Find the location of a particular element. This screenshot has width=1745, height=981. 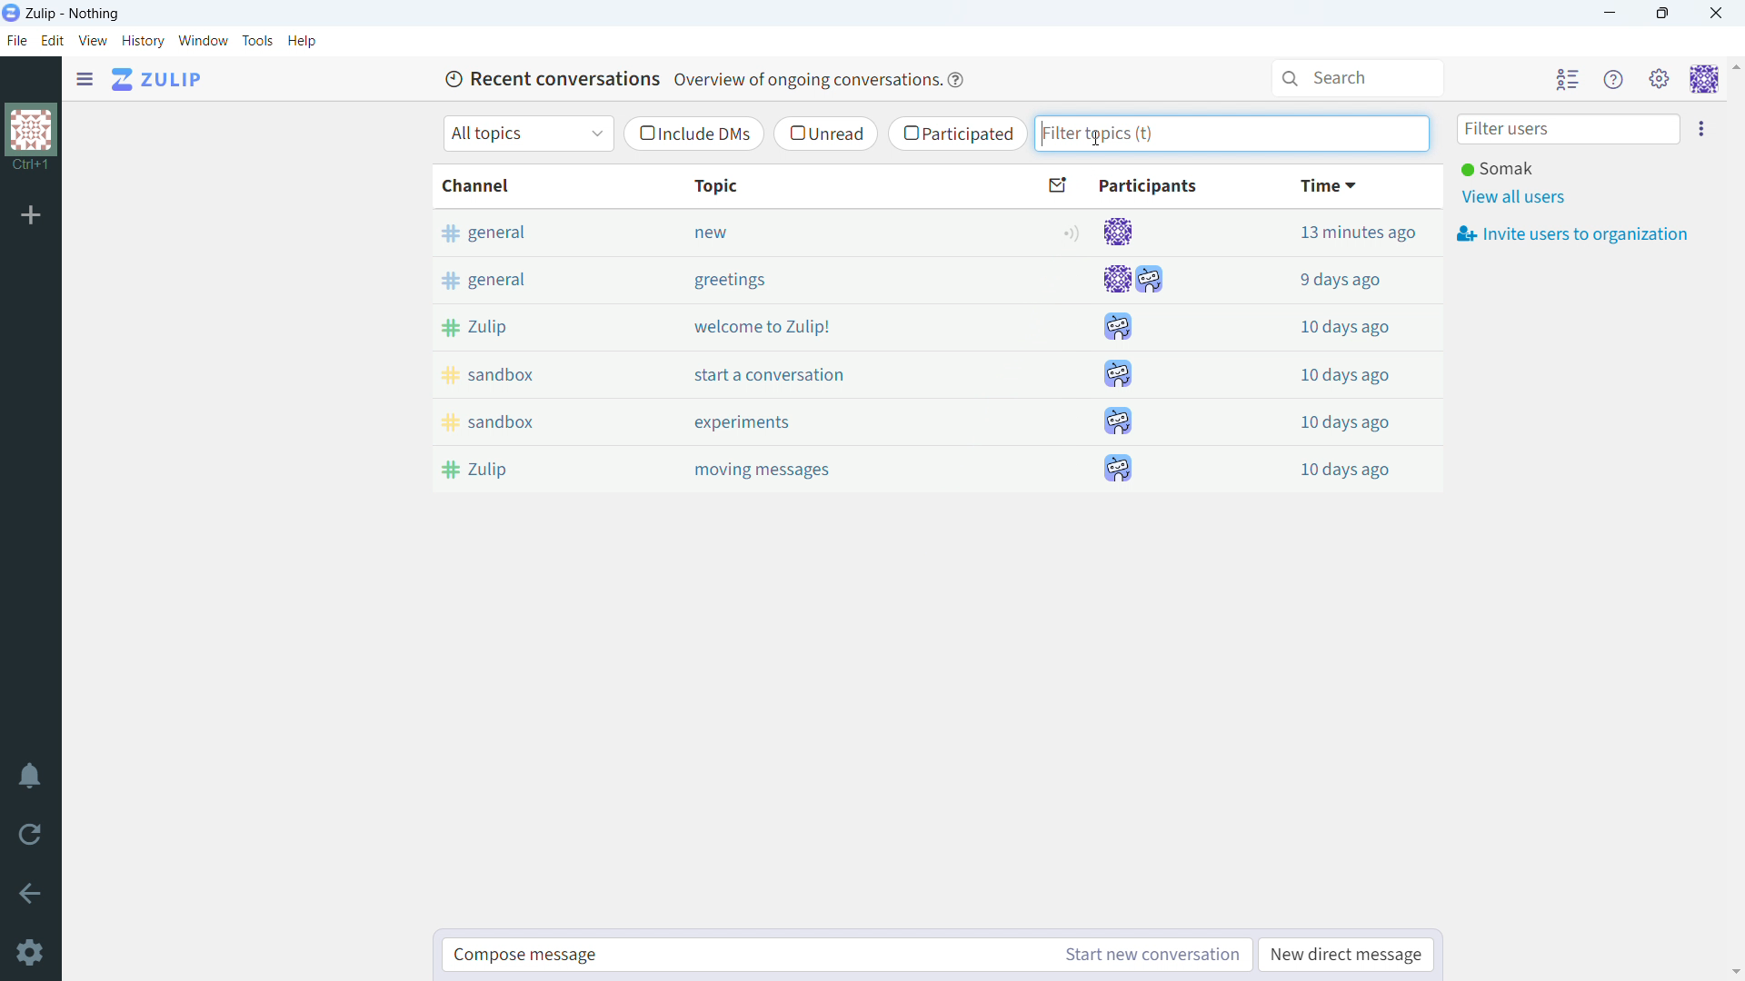

title is located at coordinates (74, 14).